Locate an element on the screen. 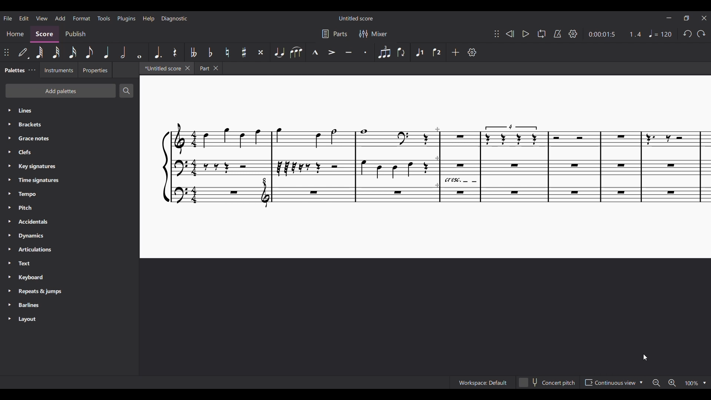  Flip direction is located at coordinates (401, 52).